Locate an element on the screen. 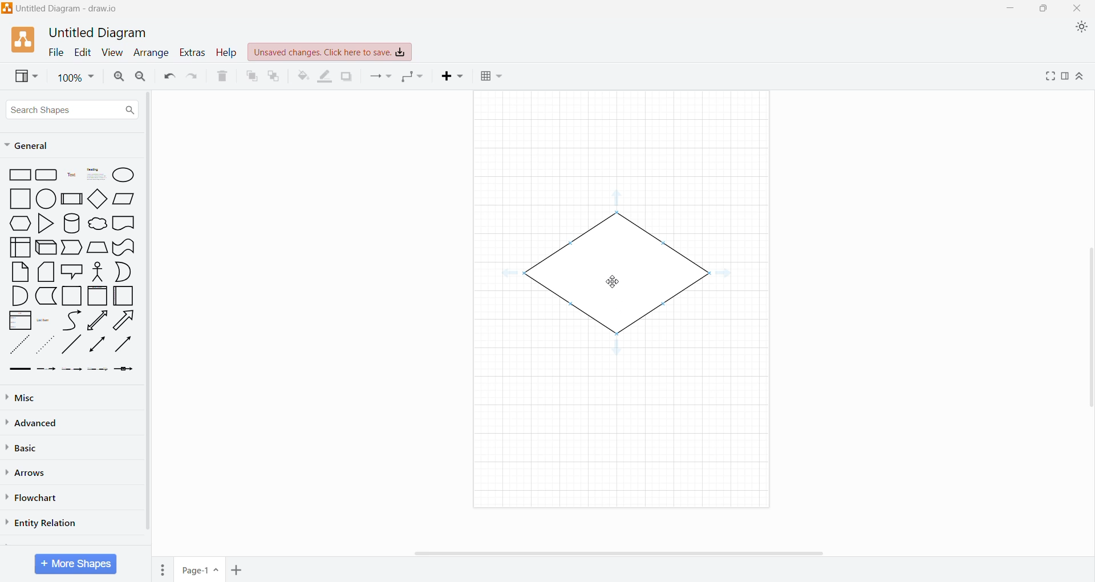 This screenshot has width=1095, height=582. Zoom is located at coordinates (76, 78).